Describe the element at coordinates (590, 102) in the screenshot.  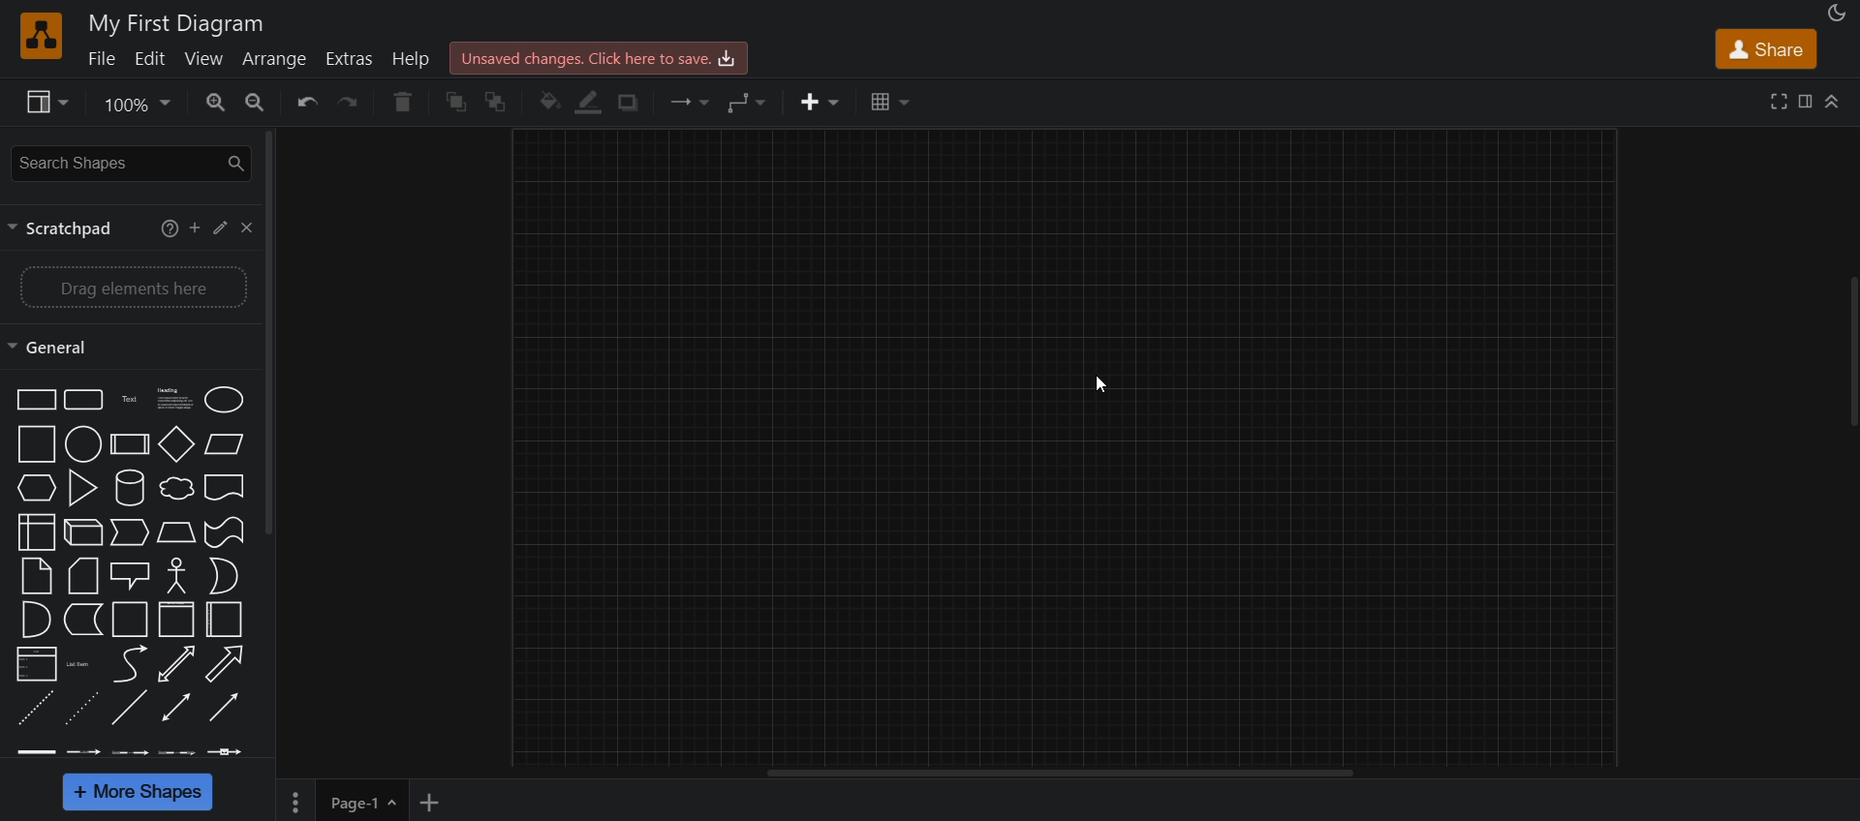
I see `line color` at that location.